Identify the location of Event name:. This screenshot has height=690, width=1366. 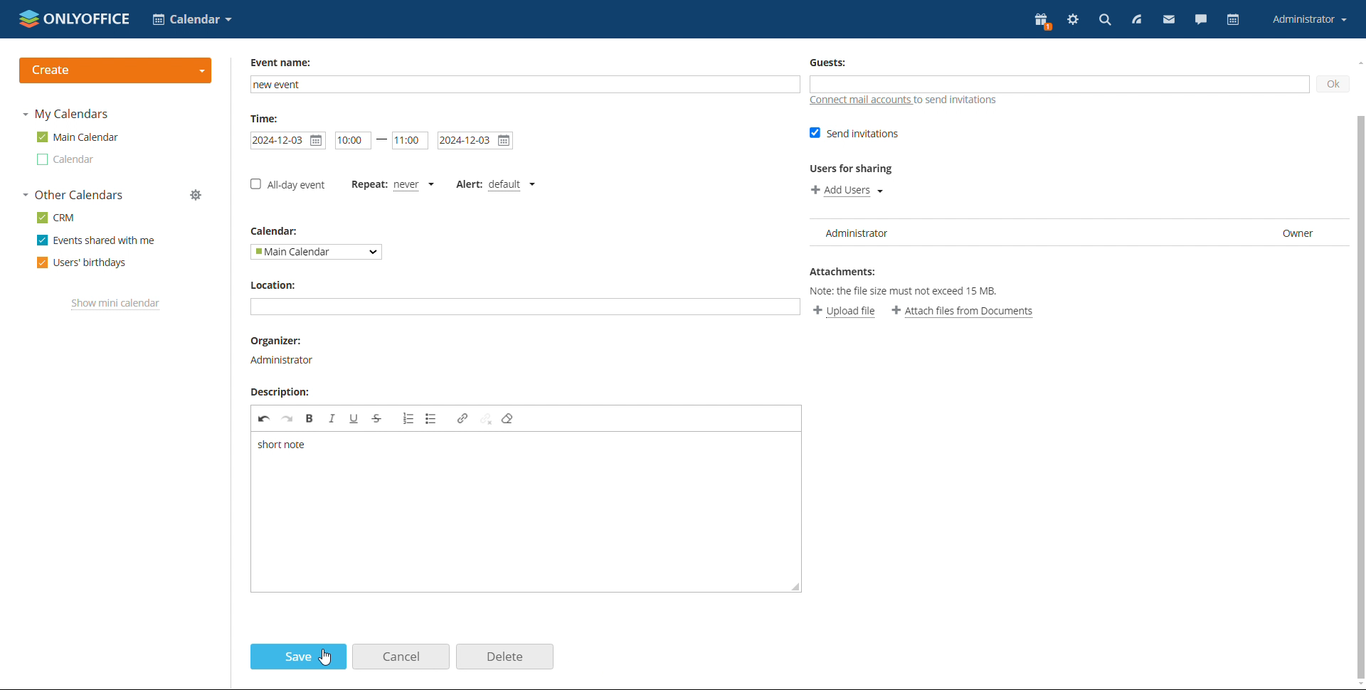
(285, 62).